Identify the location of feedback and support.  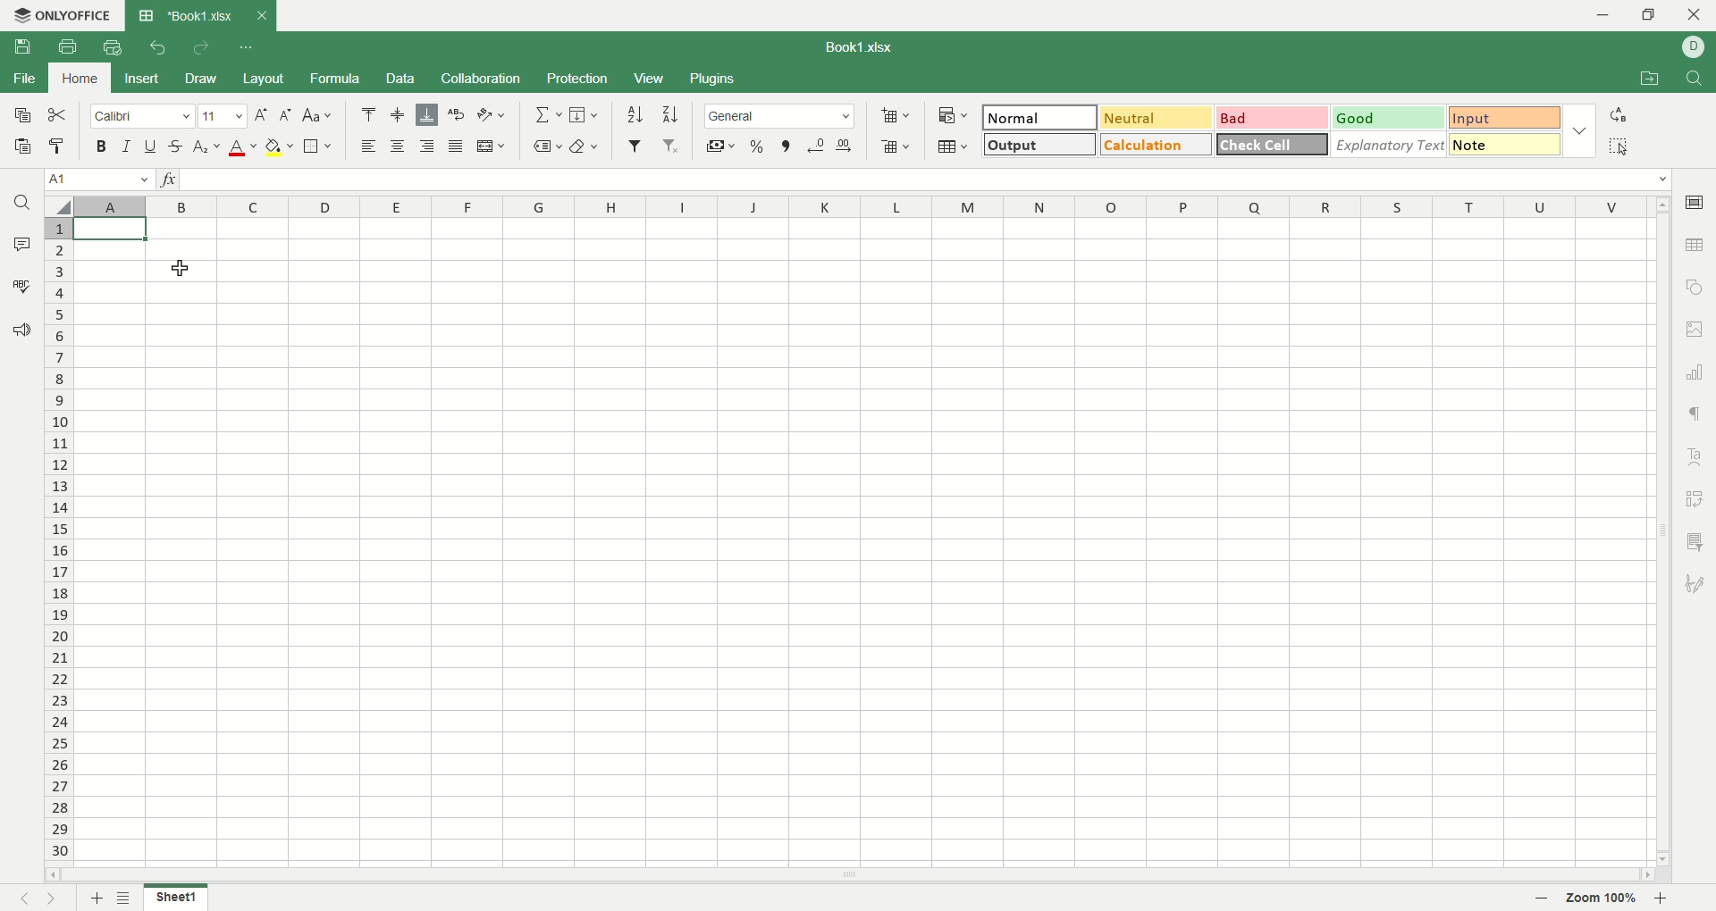
(21, 331).